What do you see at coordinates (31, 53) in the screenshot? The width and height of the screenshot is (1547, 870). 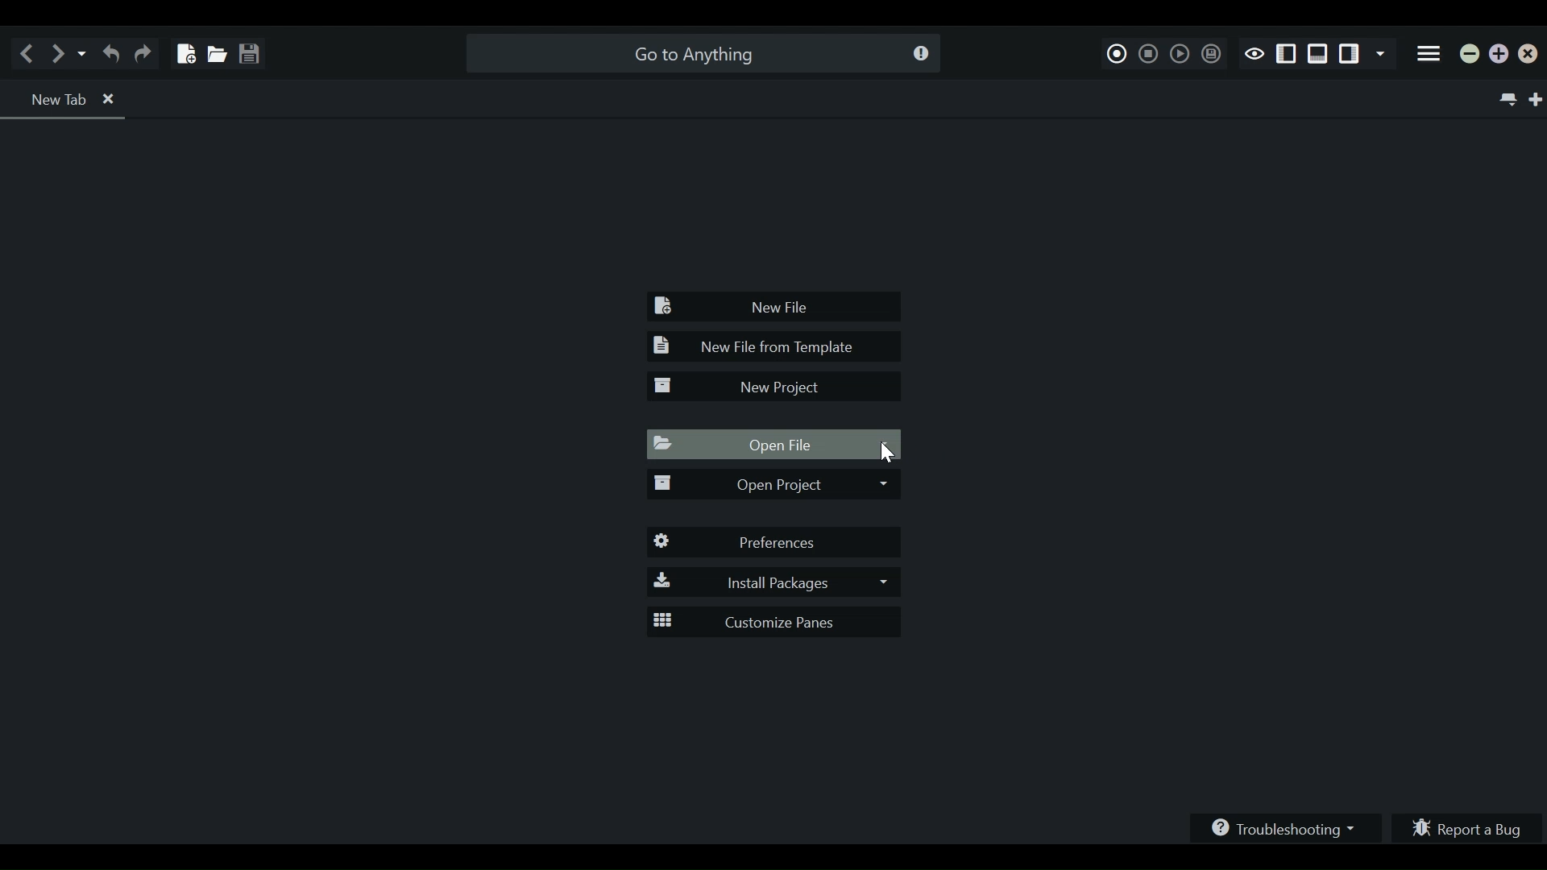 I see `Go back one location ` at bounding box center [31, 53].